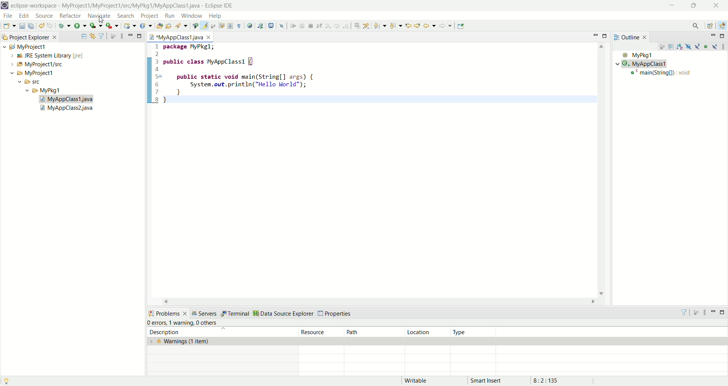 This screenshot has width=728, height=386. I want to click on step return, so click(347, 27).